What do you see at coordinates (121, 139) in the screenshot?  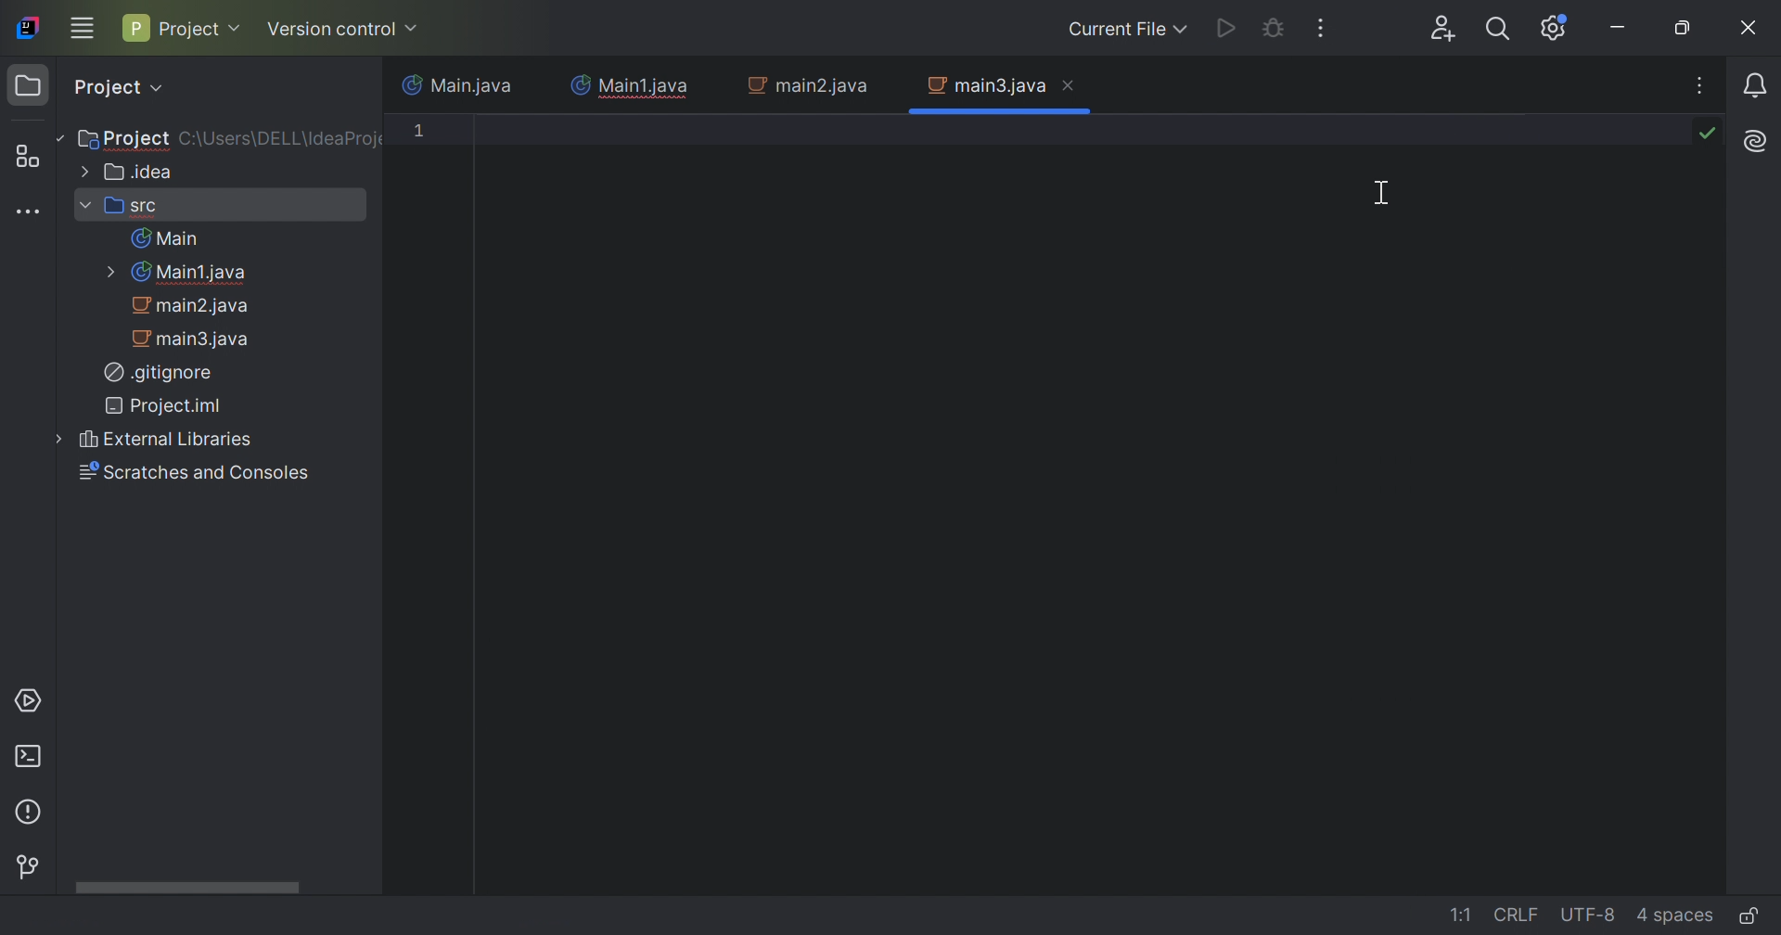 I see `Project` at bounding box center [121, 139].